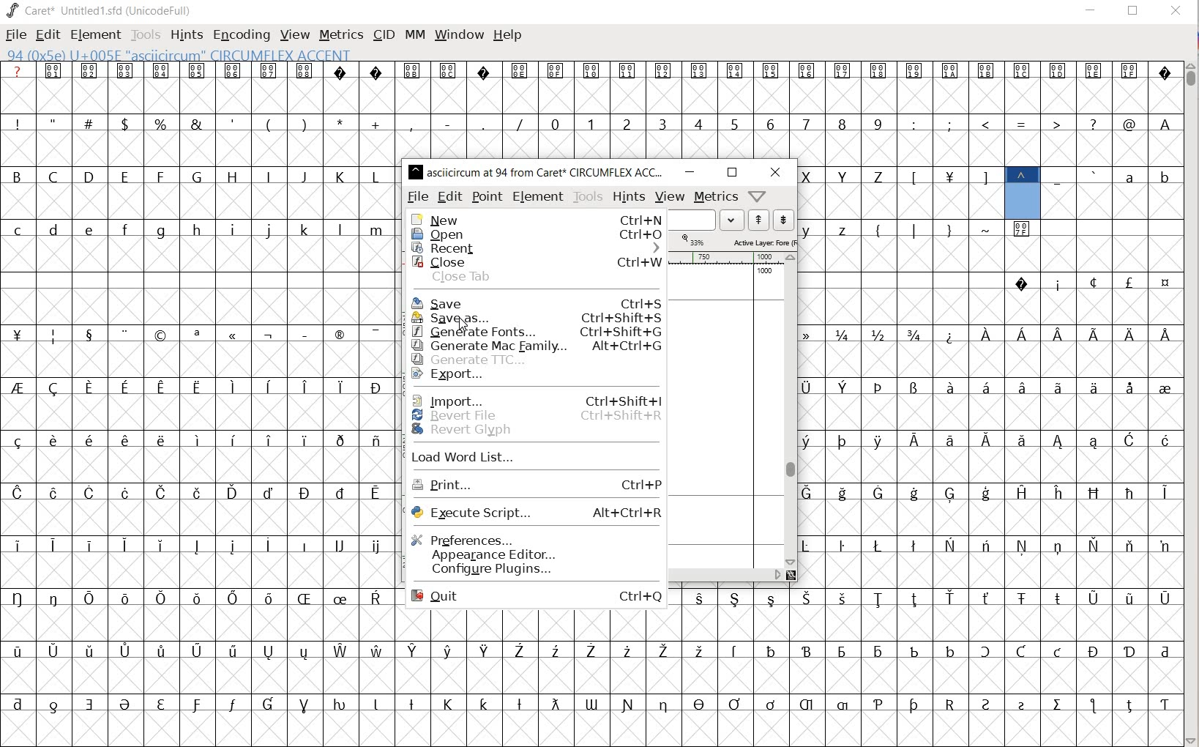  I want to click on appearance editor, so click(532, 554).